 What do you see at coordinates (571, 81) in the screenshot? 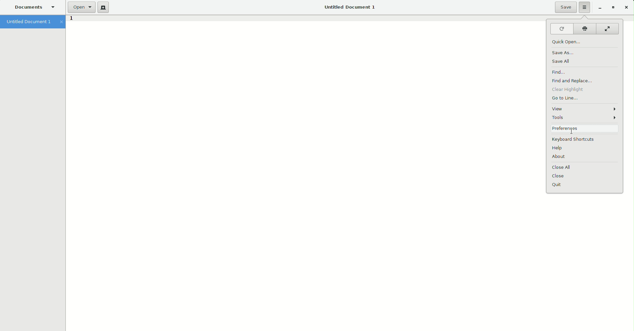
I see `Find and Replace` at bounding box center [571, 81].